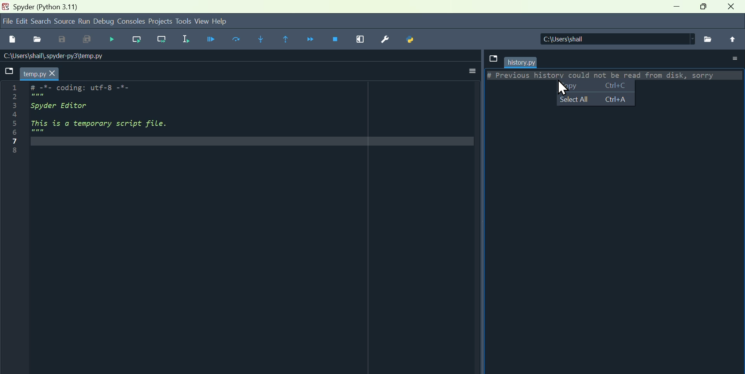 This screenshot has height=374, width=745. Describe the element at coordinates (40, 74) in the screenshot. I see `temp.py` at that location.